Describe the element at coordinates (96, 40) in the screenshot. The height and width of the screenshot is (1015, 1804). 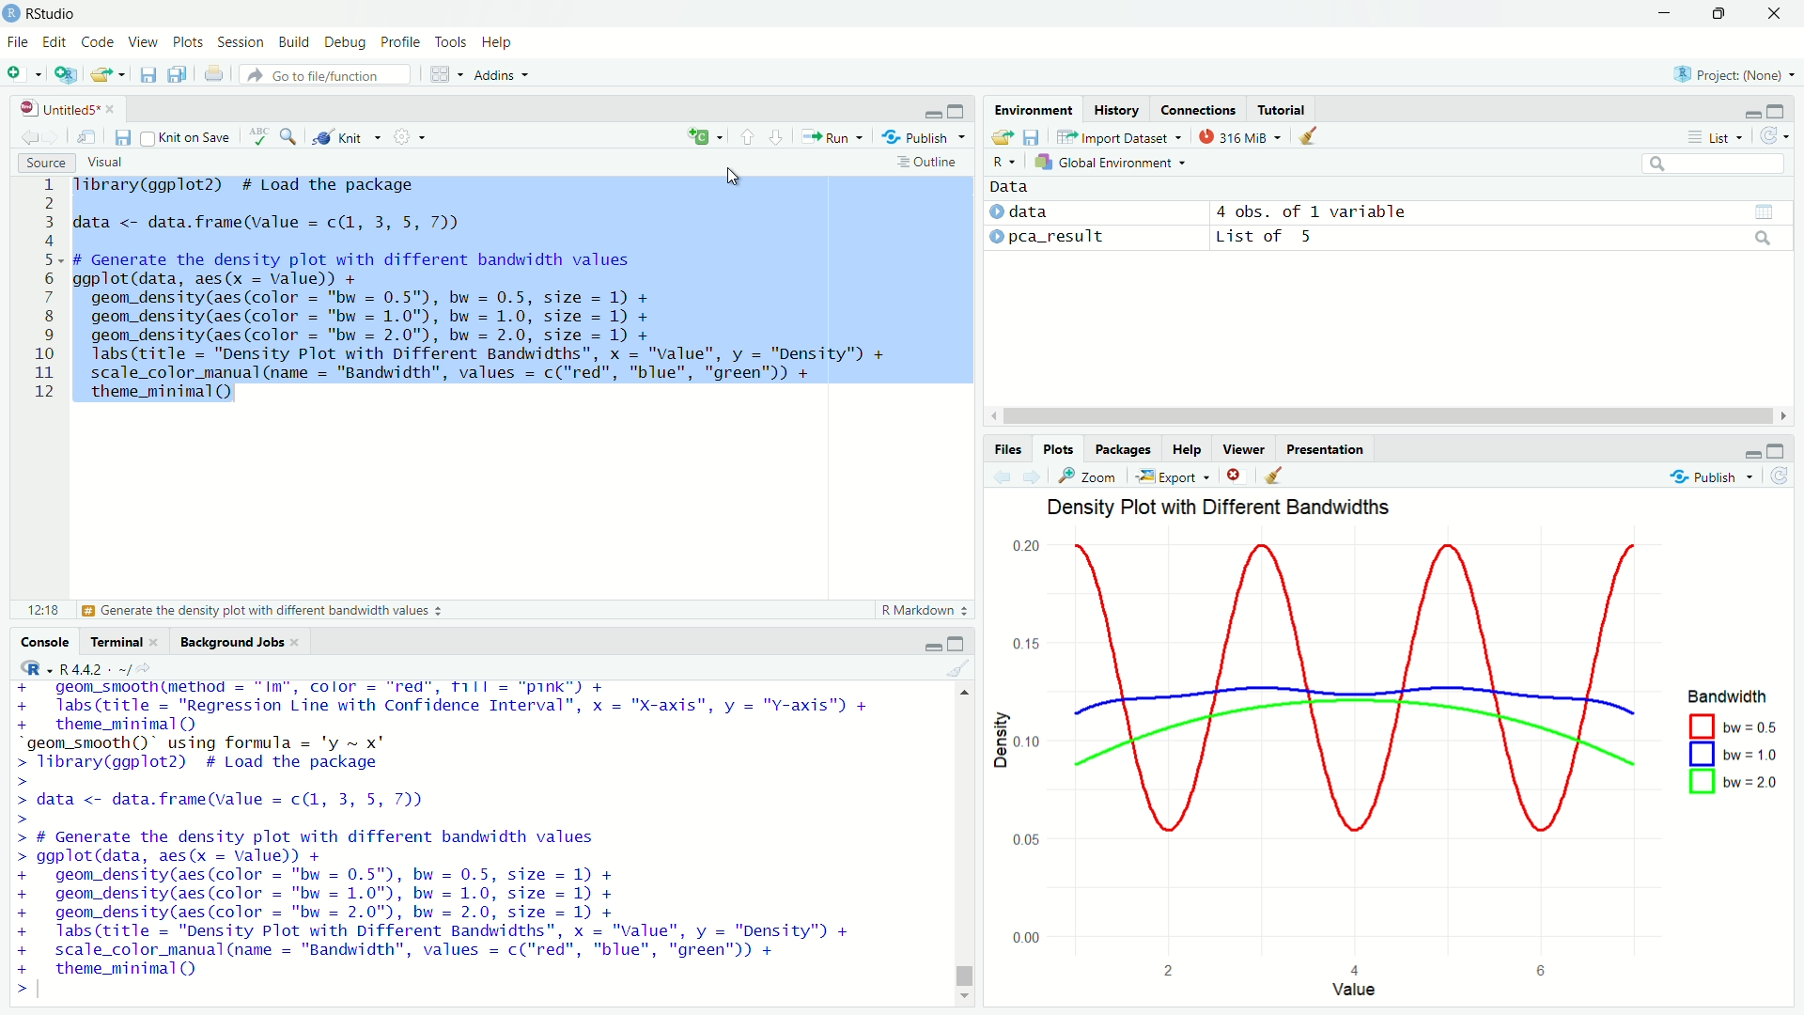
I see `Code` at that location.